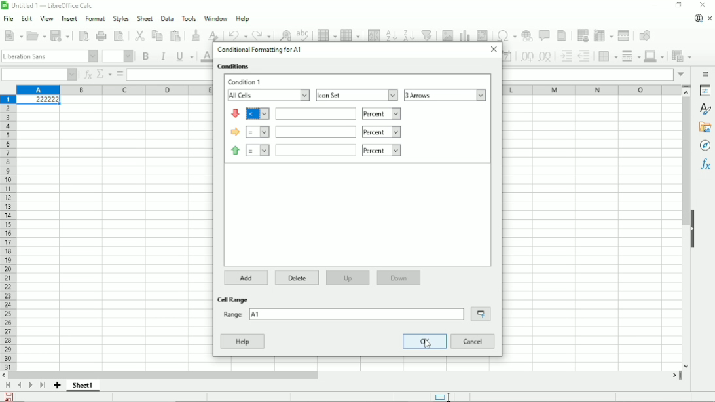 The width and height of the screenshot is (715, 402). What do you see at coordinates (234, 67) in the screenshot?
I see `Conditions` at bounding box center [234, 67].